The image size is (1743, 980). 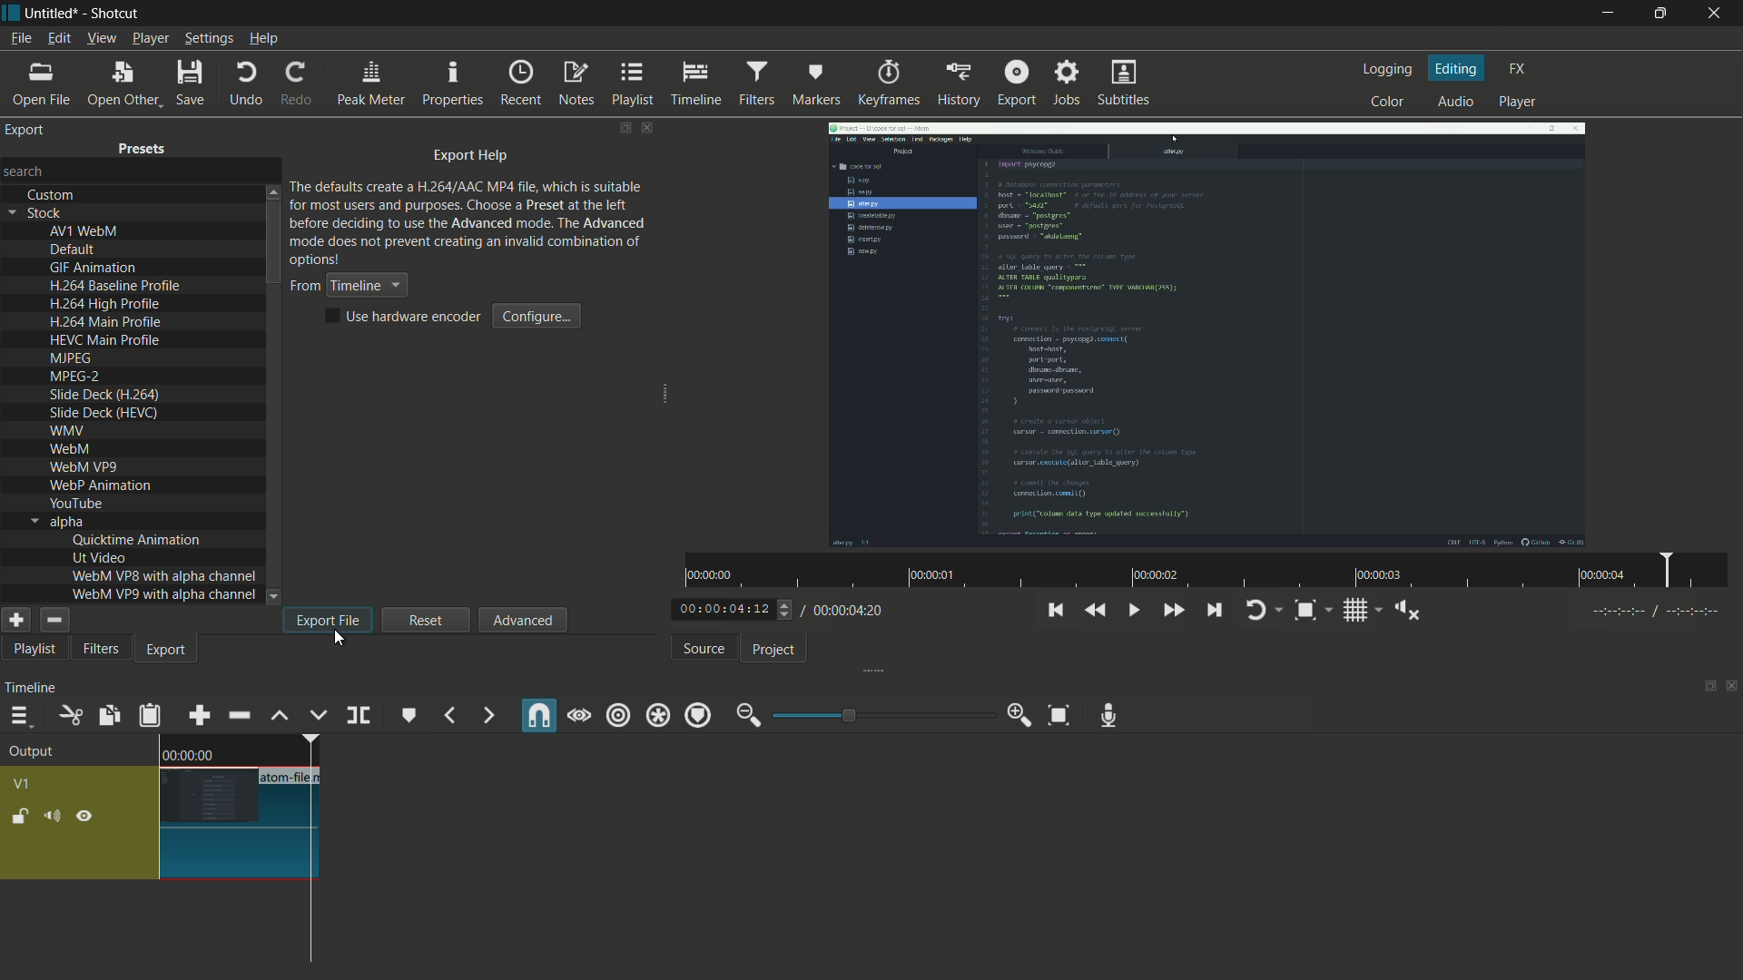 I want to click on project, so click(x=777, y=651).